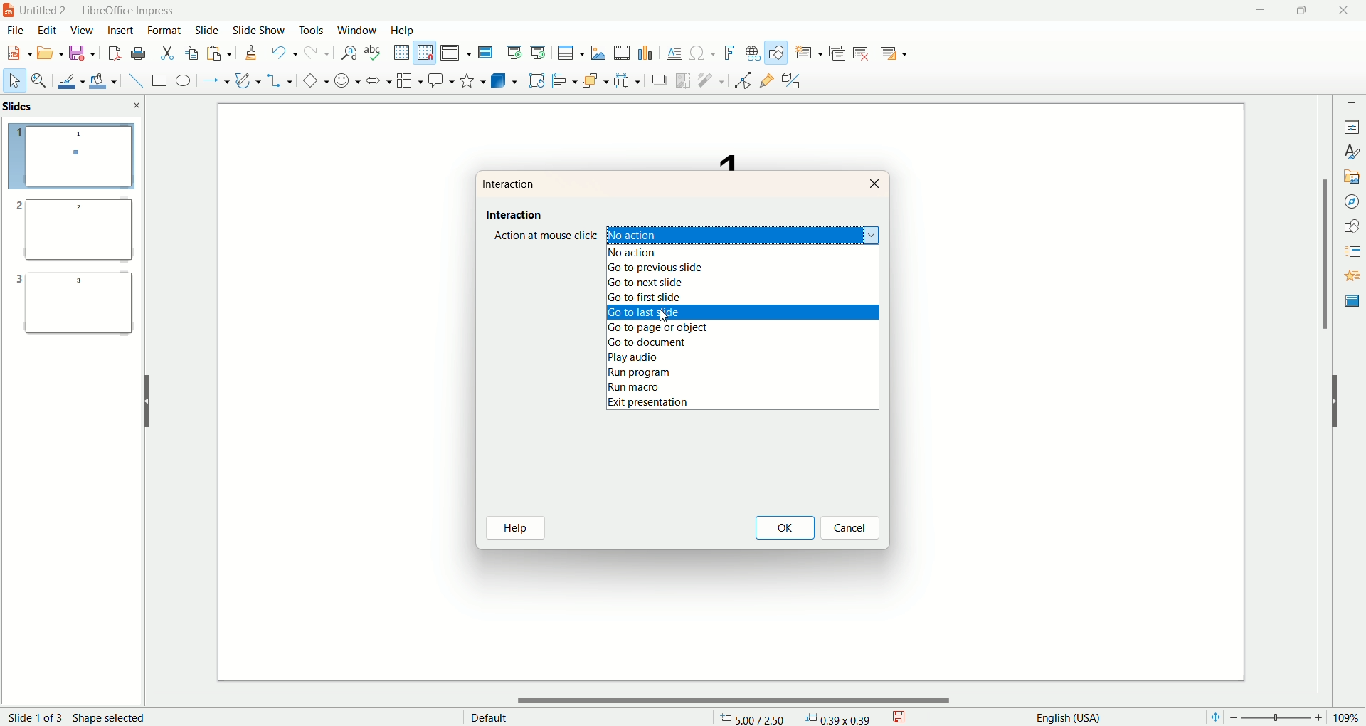 The height and width of the screenshot is (726, 1366). What do you see at coordinates (1350, 717) in the screenshot?
I see `zoom percentage` at bounding box center [1350, 717].